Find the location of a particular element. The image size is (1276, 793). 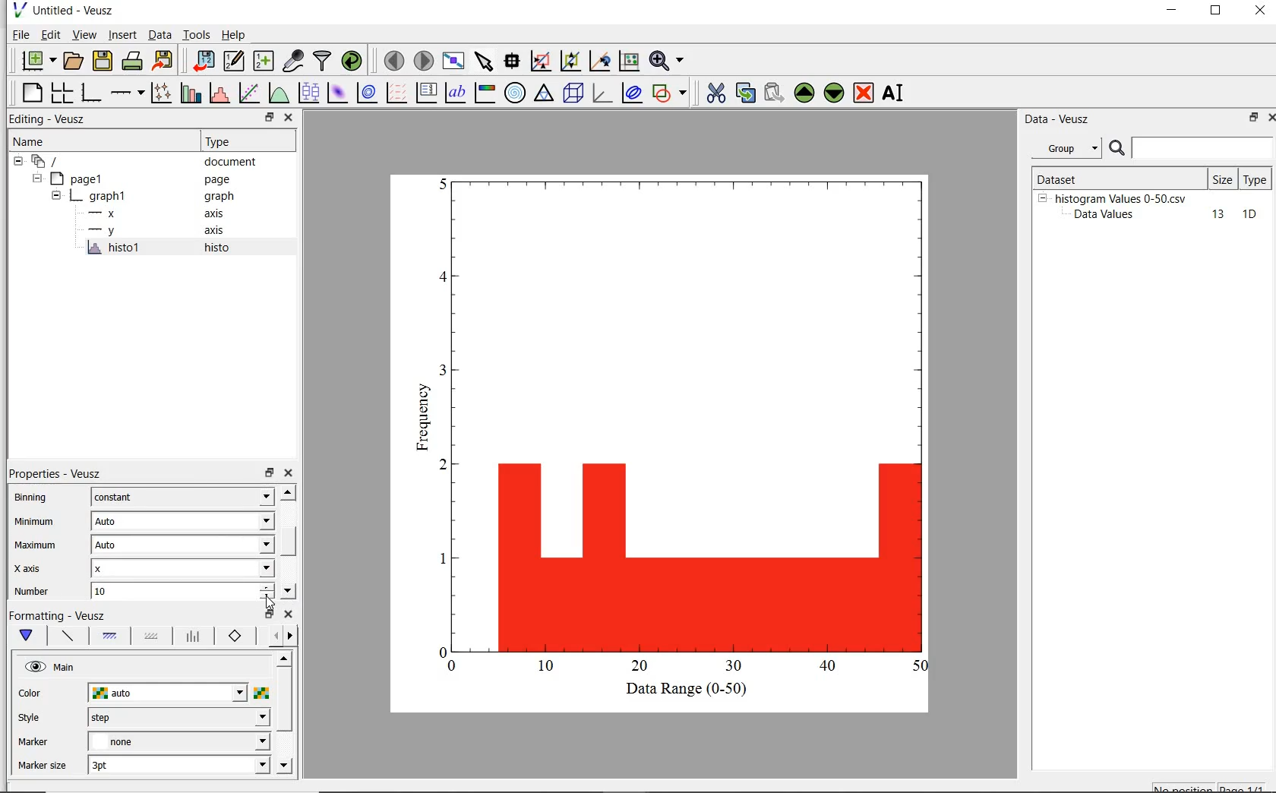

close is located at coordinates (1268, 119).